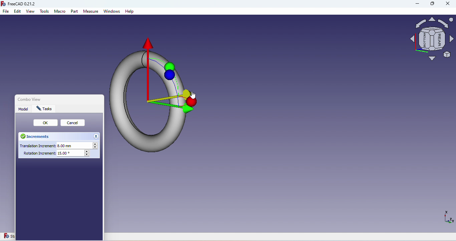 Image resolution: width=456 pixels, height=241 pixels. I want to click on Hide increments, so click(96, 136).